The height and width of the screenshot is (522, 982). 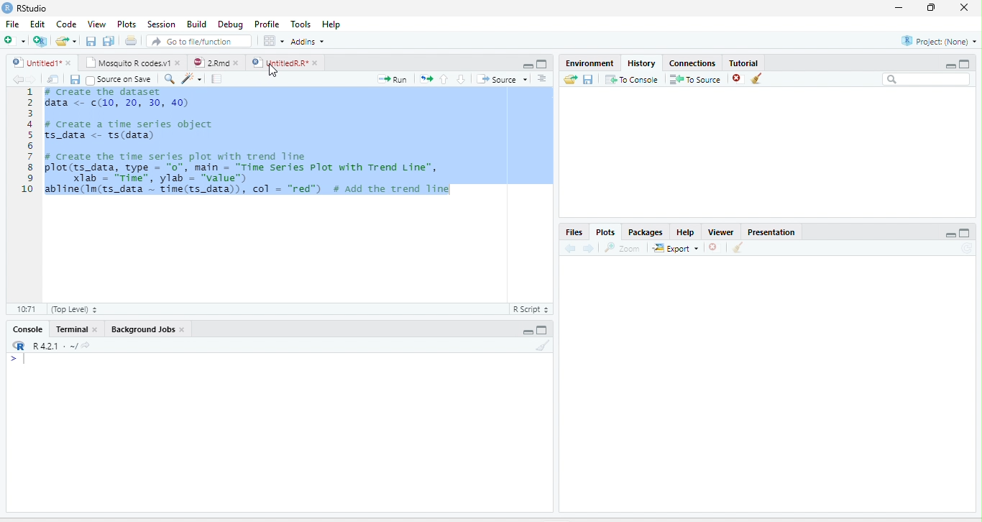 What do you see at coordinates (119, 79) in the screenshot?
I see `Source on Save` at bounding box center [119, 79].